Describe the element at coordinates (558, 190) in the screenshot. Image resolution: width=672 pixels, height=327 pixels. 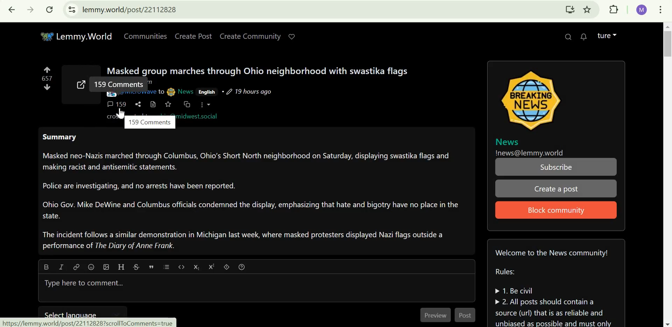
I see `Create a post` at that location.